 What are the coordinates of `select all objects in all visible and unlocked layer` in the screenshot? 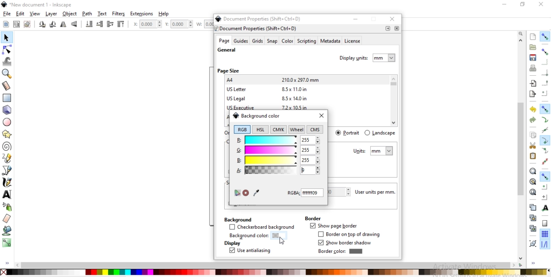 It's located at (15, 24).